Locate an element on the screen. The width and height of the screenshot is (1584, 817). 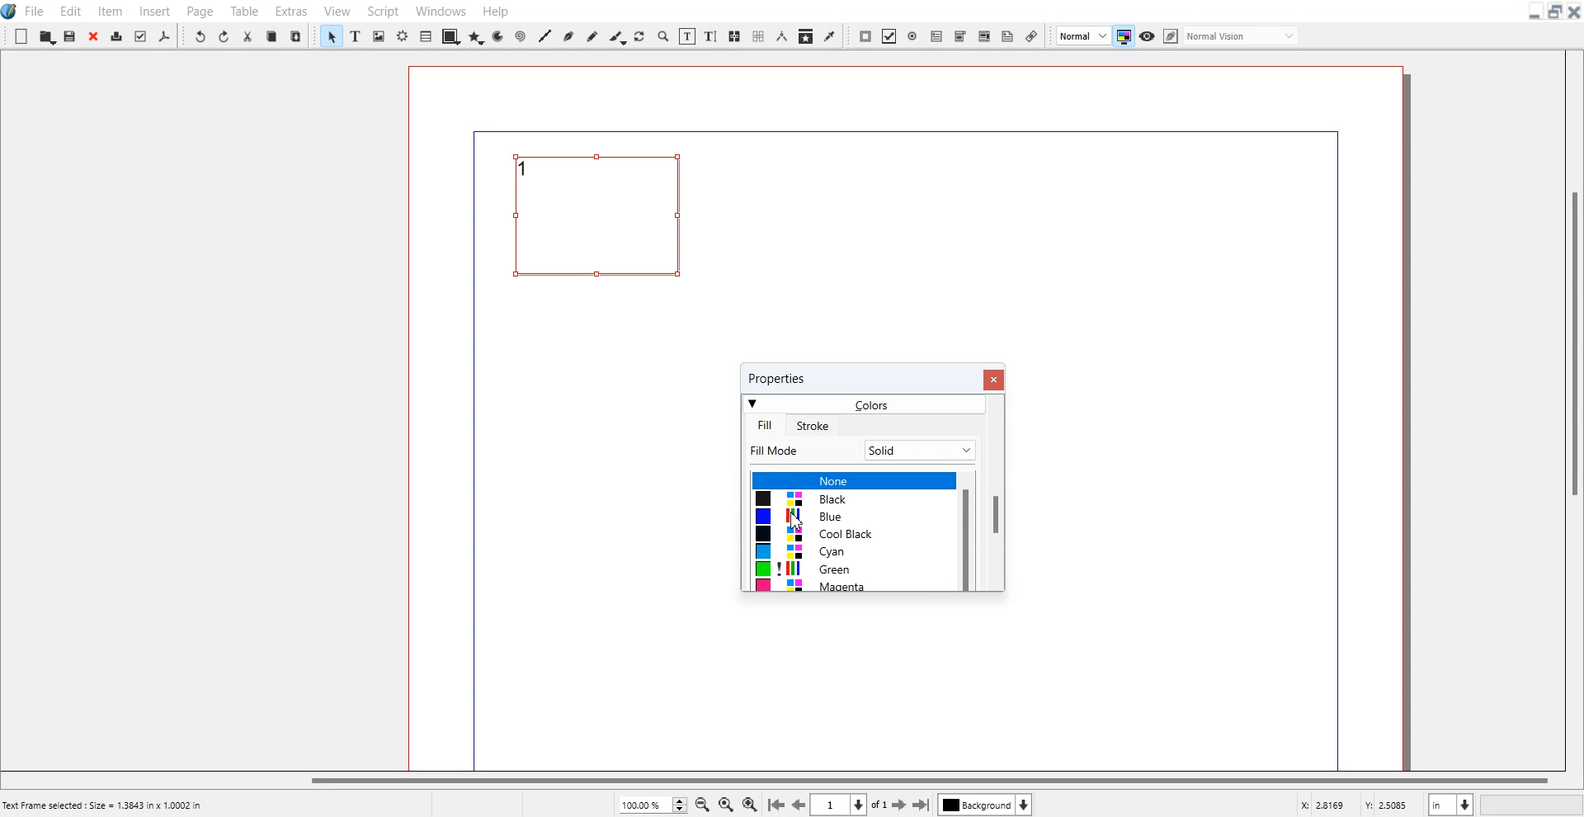
Spiral is located at coordinates (519, 35).